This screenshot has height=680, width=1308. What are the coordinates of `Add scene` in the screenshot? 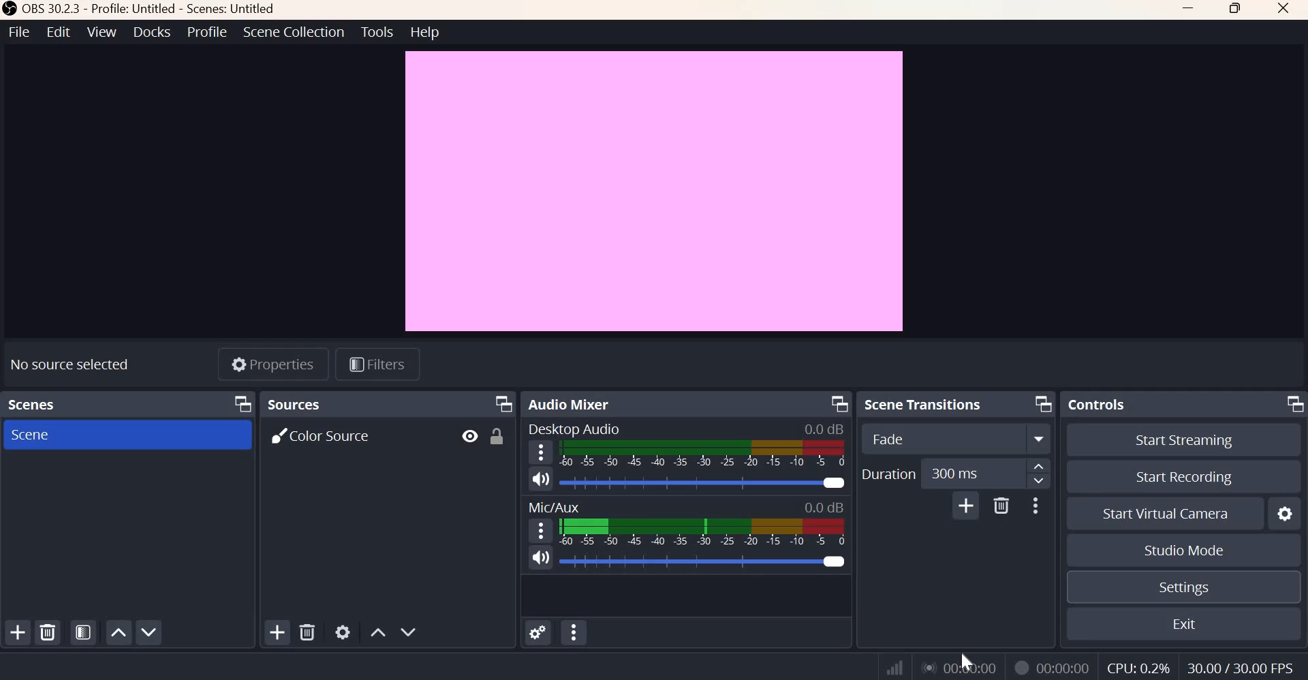 It's located at (18, 634).